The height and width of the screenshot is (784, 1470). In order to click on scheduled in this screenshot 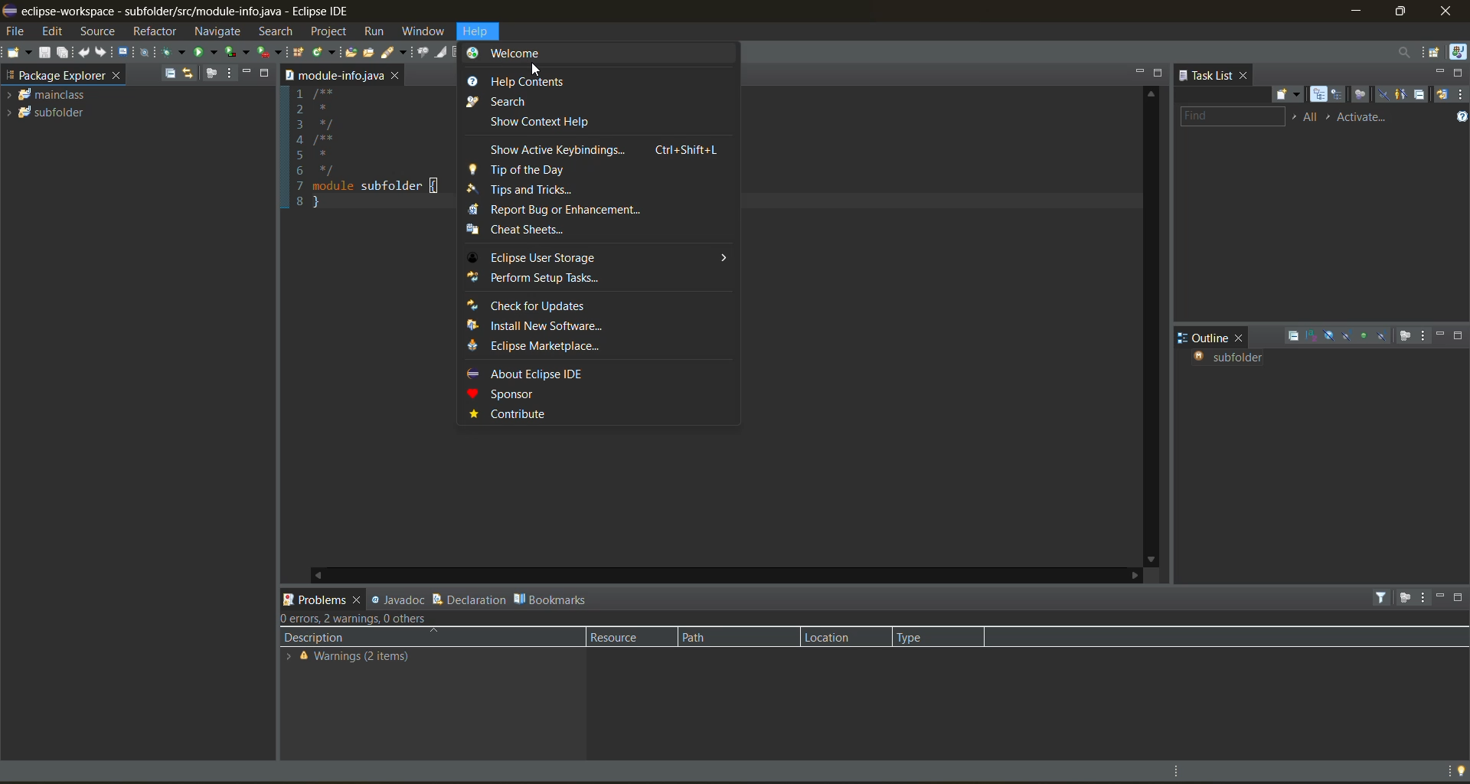, I will do `click(1339, 96)`.